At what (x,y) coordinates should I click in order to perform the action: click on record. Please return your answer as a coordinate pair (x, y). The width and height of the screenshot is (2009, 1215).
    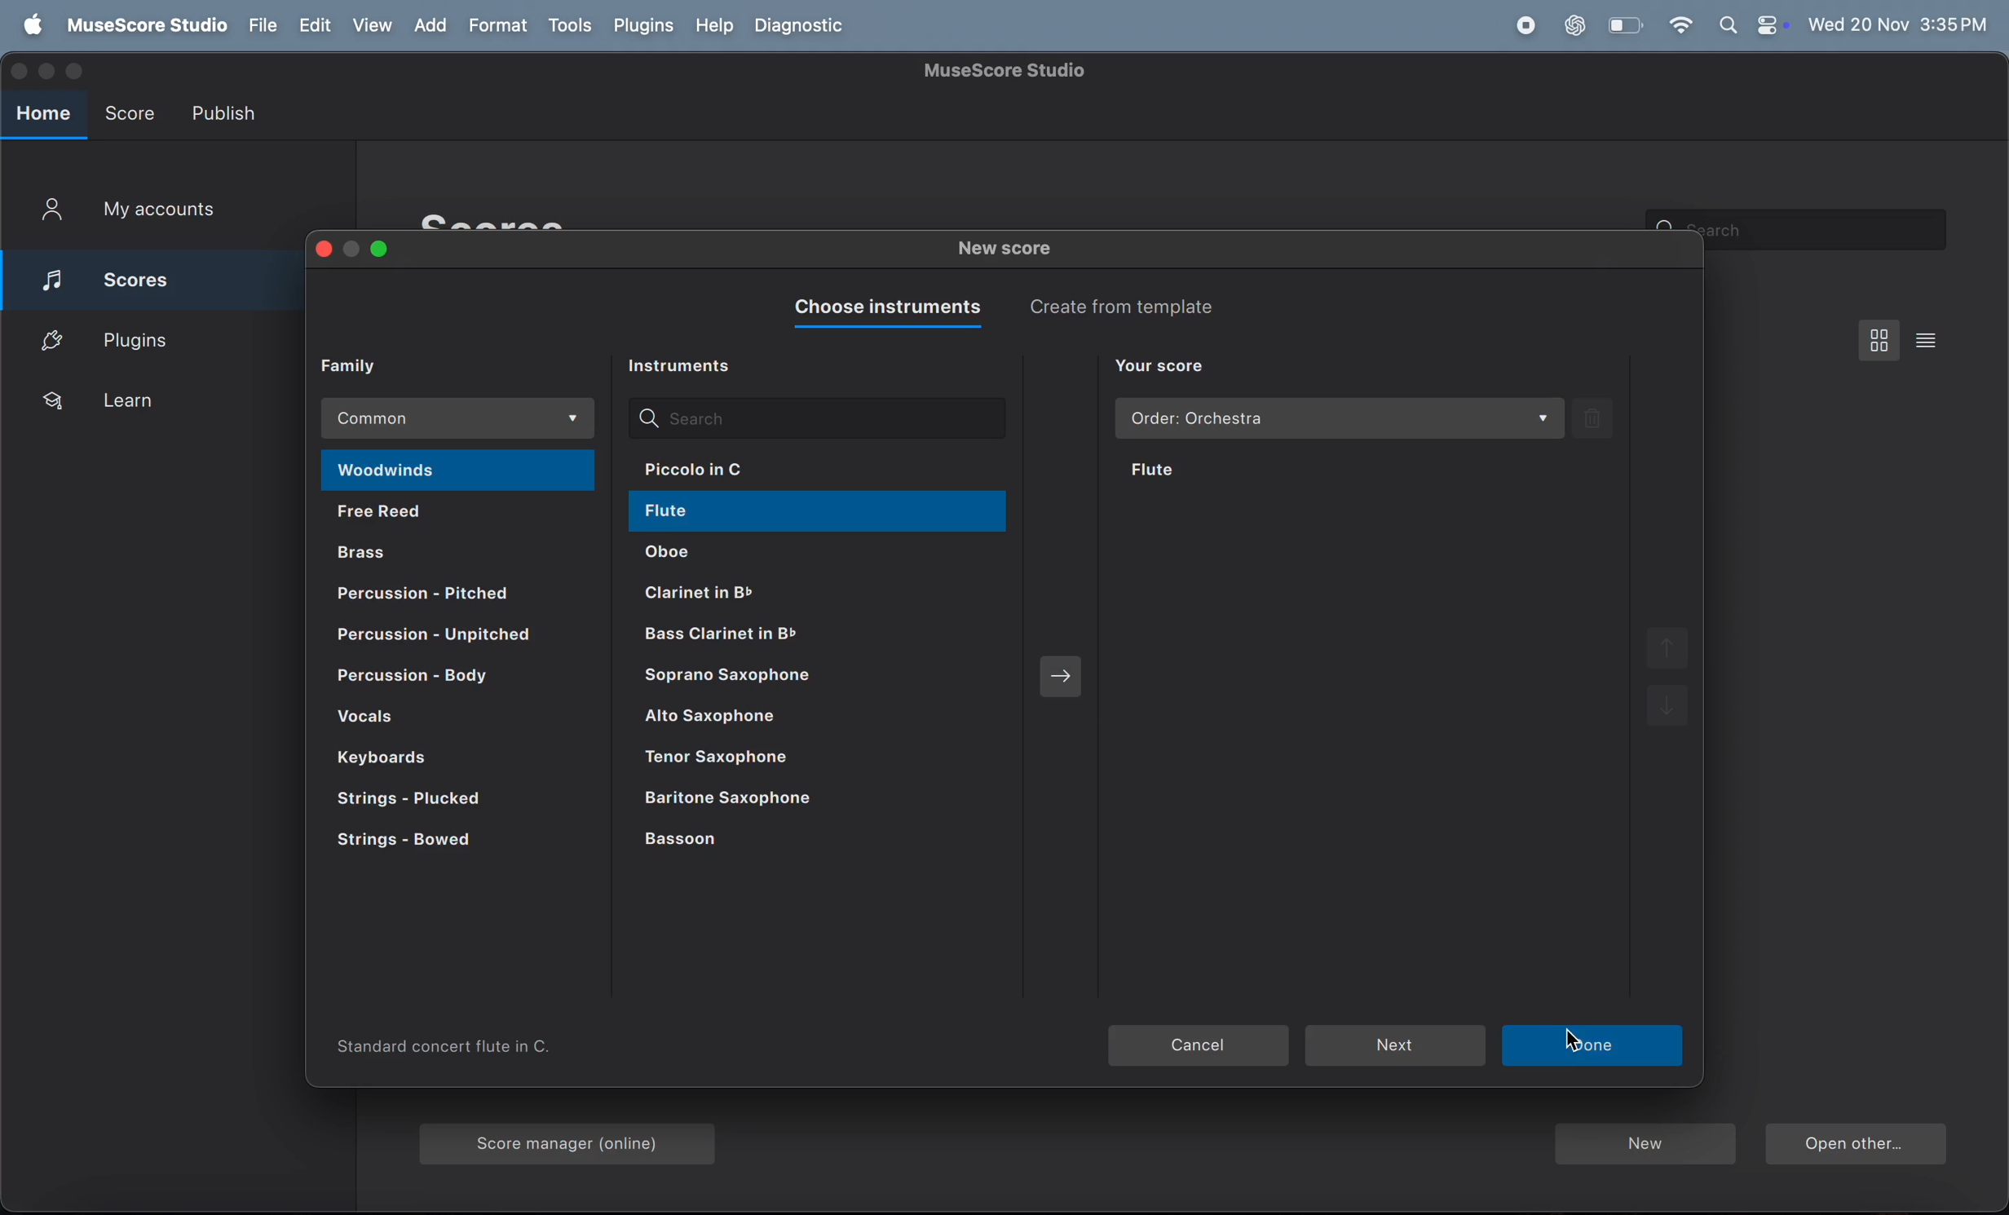
    Looking at the image, I should click on (1525, 26).